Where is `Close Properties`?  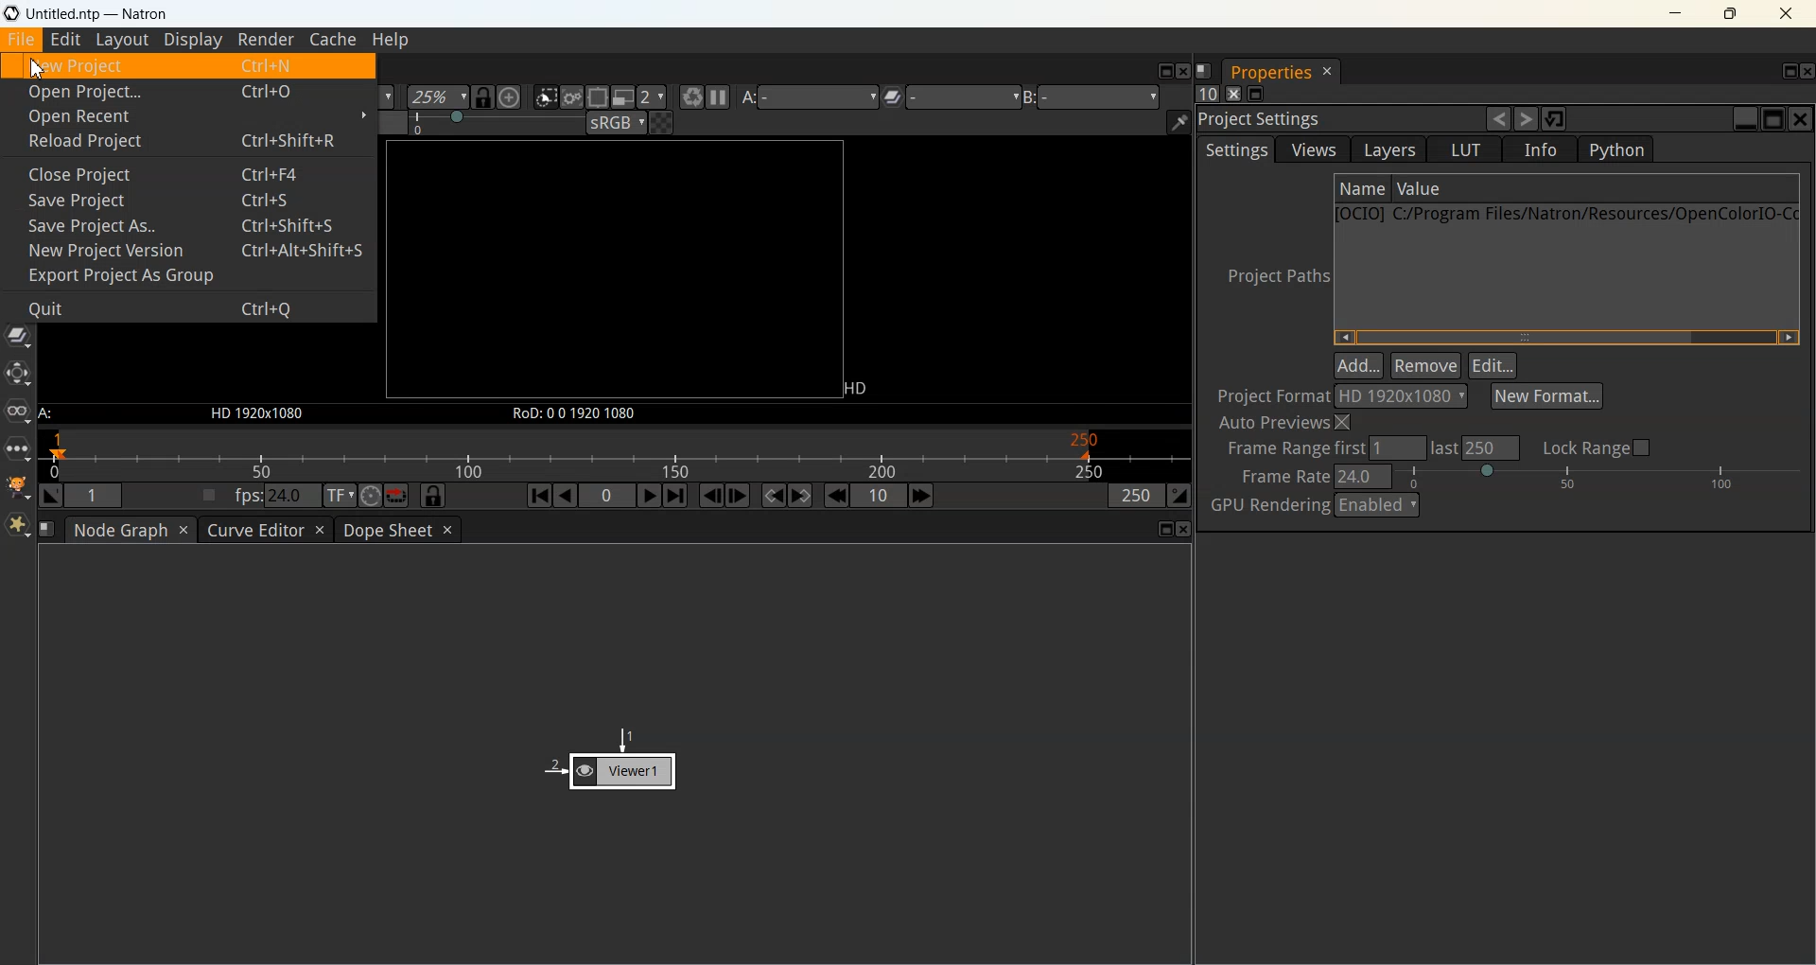
Close Properties is located at coordinates (1328, 72).